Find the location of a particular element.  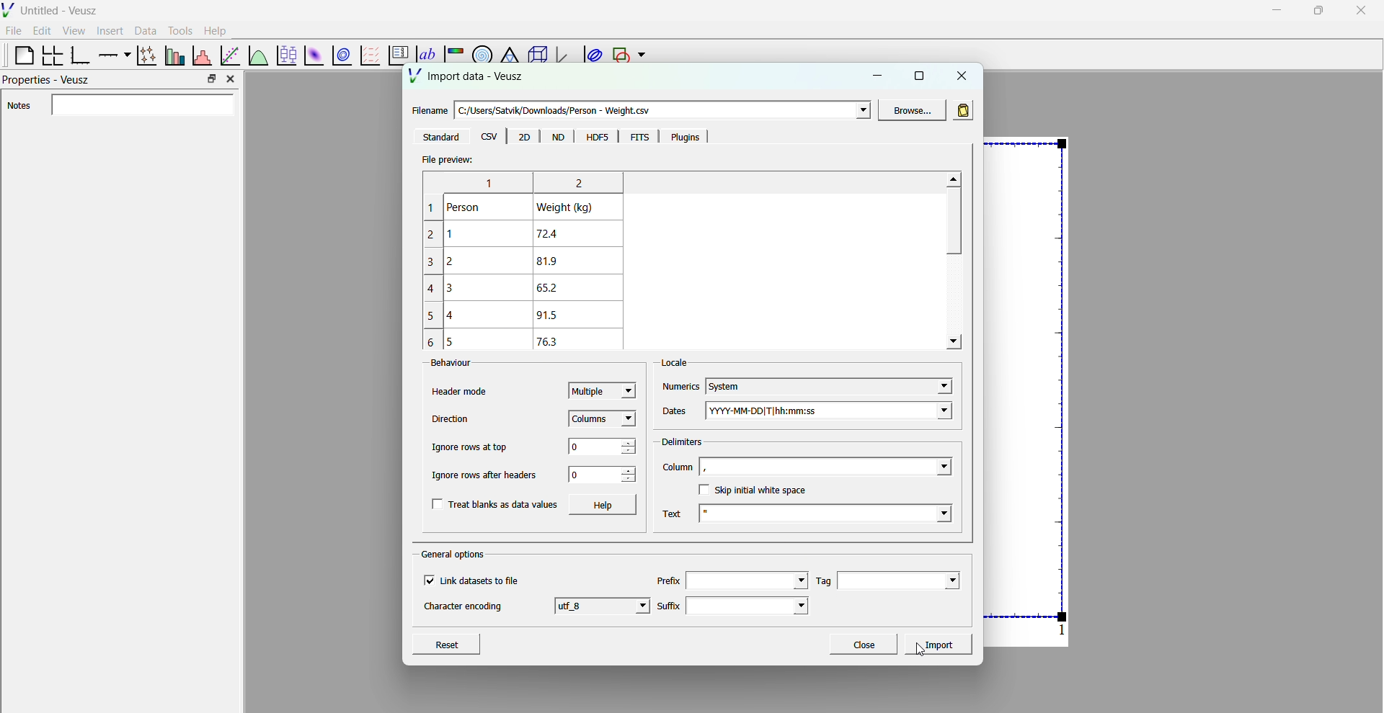

Header mode is located at coordinates (460, 392).